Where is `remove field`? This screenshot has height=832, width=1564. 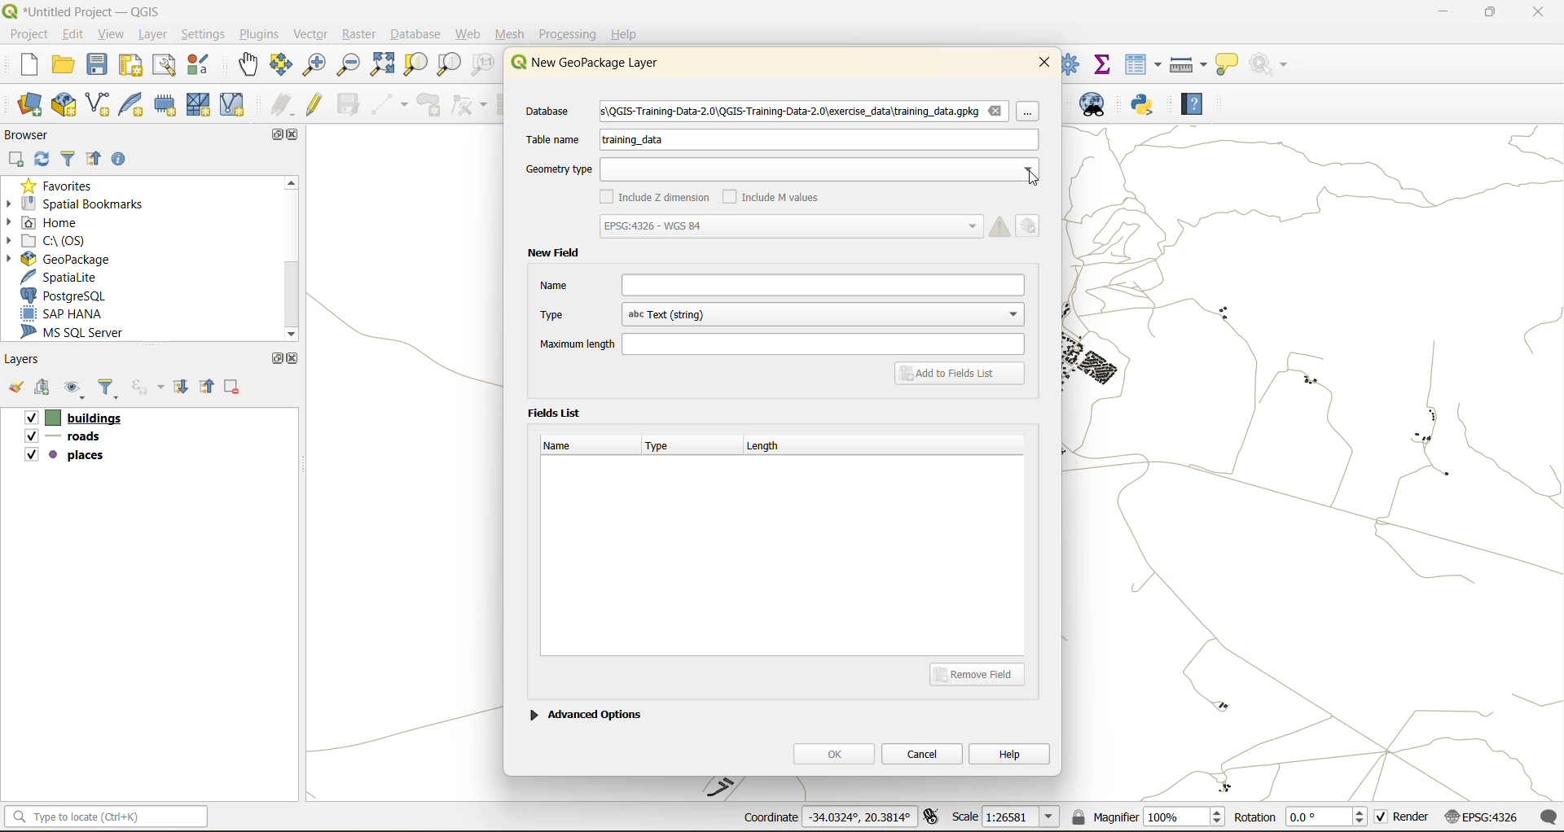
remove field is located at coordinates (982, 673).